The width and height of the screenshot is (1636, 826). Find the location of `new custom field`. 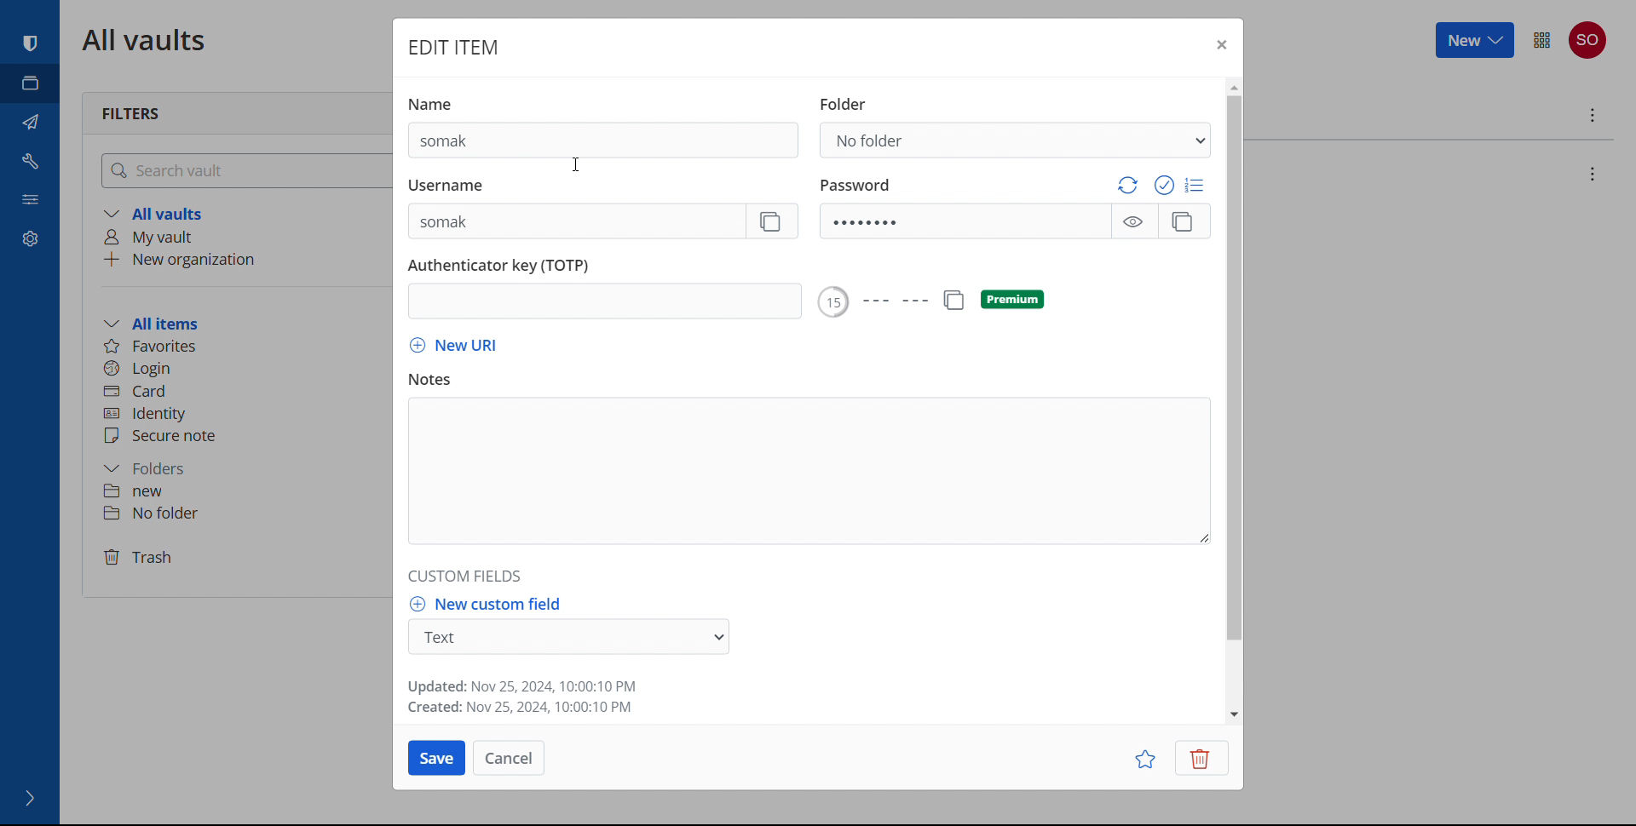

new custom field is located at coordinates (485, 603).